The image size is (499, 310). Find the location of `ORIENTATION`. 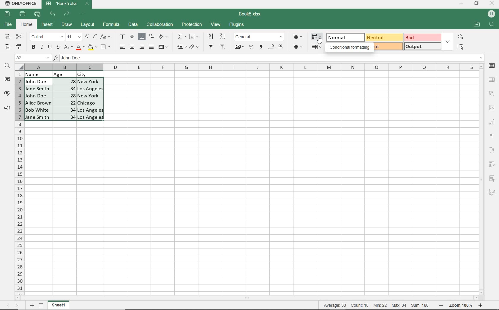

ORIENTATION is located at coordinates (164, 37).